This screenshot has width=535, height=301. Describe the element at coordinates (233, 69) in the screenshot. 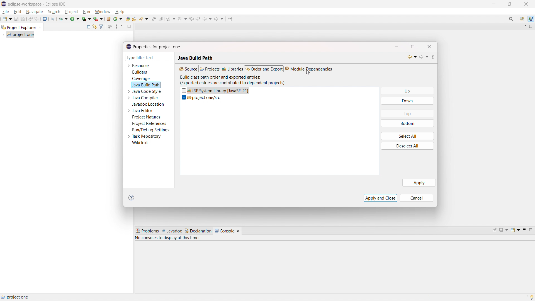

I see `libraries` at that location.